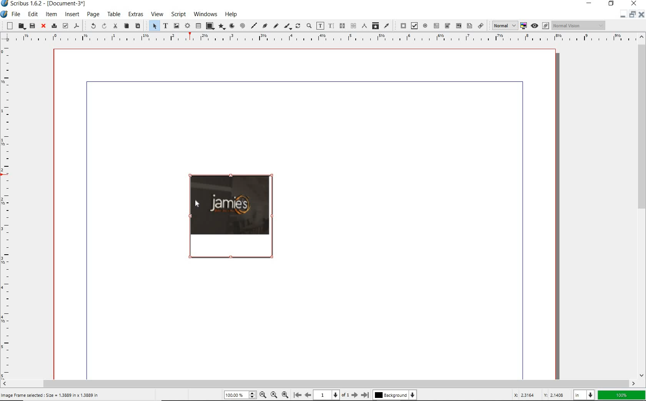 The image size is (646, 401). I want to click on EDIT, so click(33, 14).